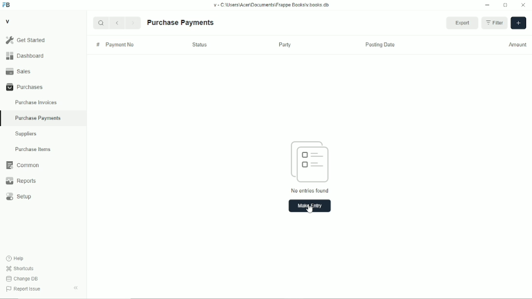 This screenshot has width=532, height=299. Describe the element at coordinates (518, 23) in the screenshot. I see `Add new Purchase Invoice` at that location.